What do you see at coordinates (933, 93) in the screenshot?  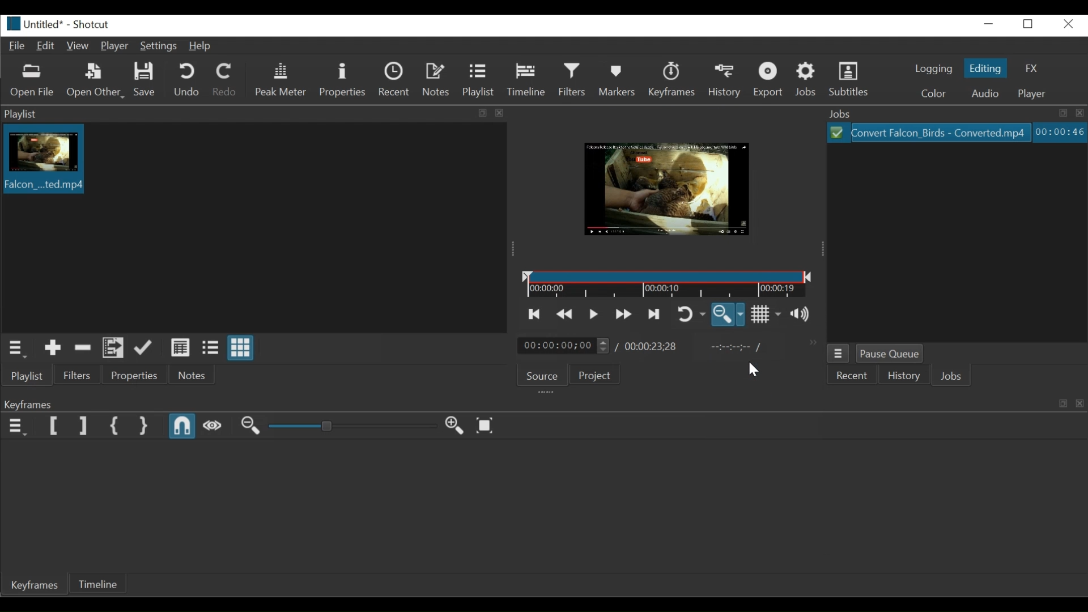 I see `Color` at bounding box center [933, 93].